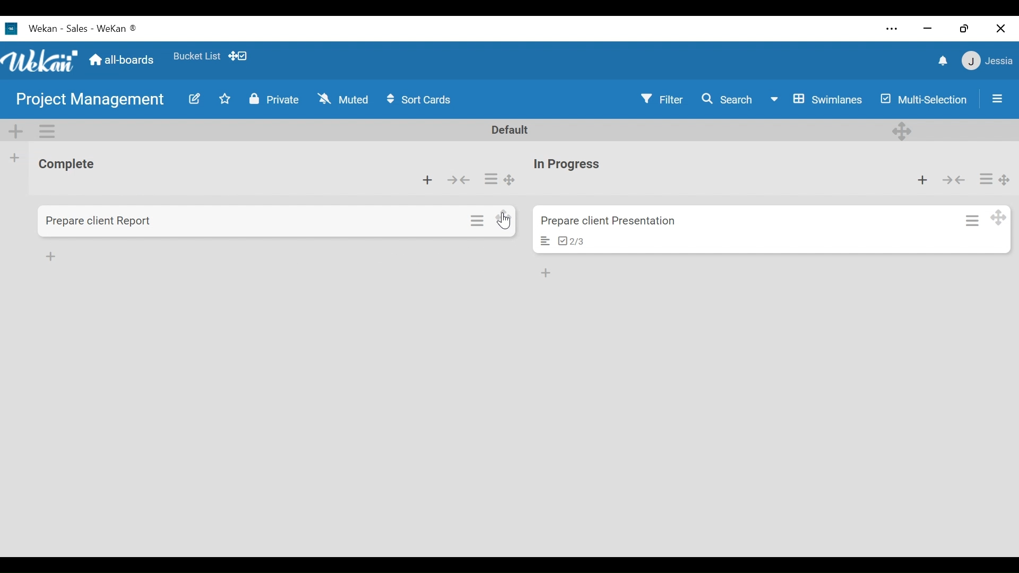 The image size is (1019, 573). I want to click on checklist, so click(571, 241).